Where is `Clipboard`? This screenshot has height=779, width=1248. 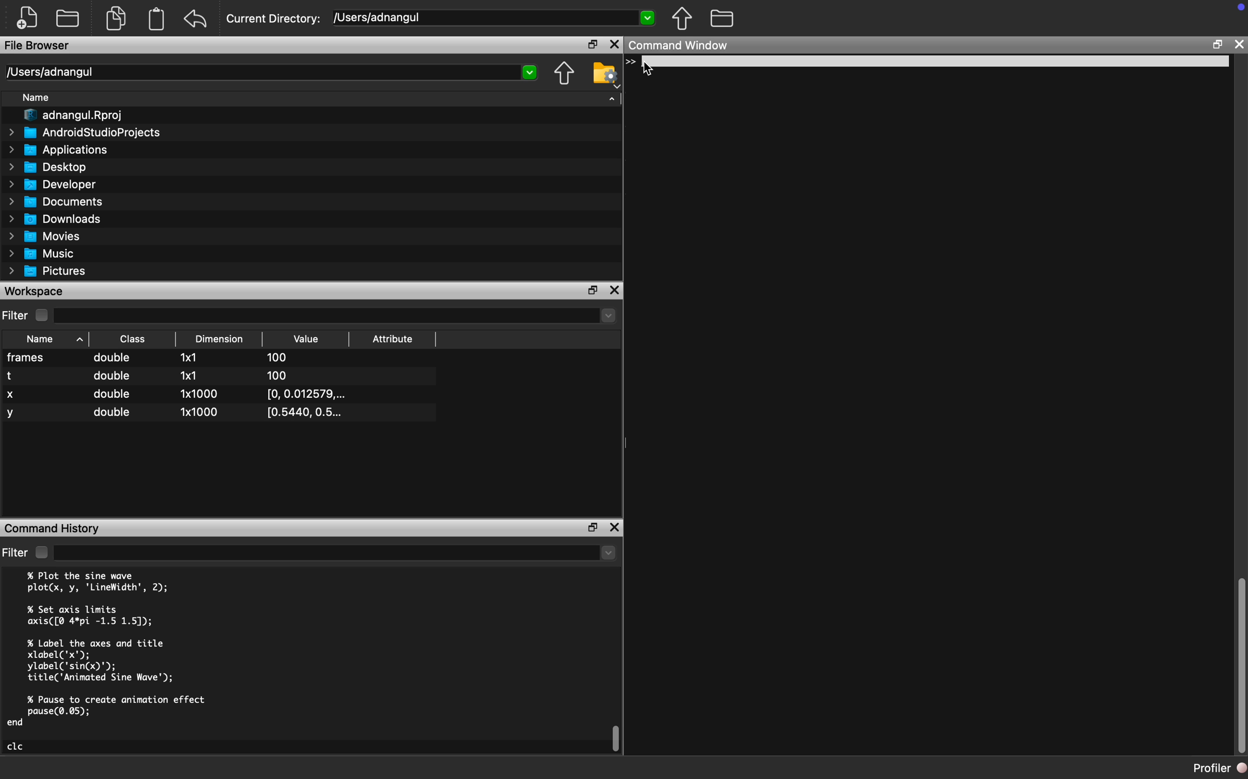 Clipboard is located at coordinates (157, 19).